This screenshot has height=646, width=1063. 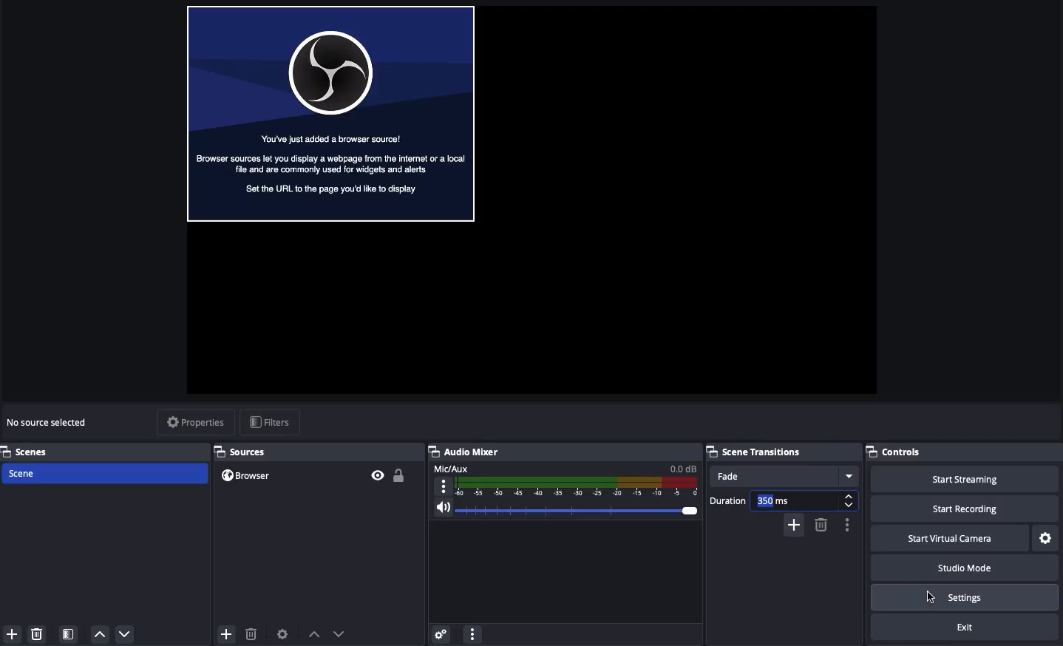 What do you see at coordinates (438, 633) in the screenshot?
I see `Settings` at bounding box center [438, 633].